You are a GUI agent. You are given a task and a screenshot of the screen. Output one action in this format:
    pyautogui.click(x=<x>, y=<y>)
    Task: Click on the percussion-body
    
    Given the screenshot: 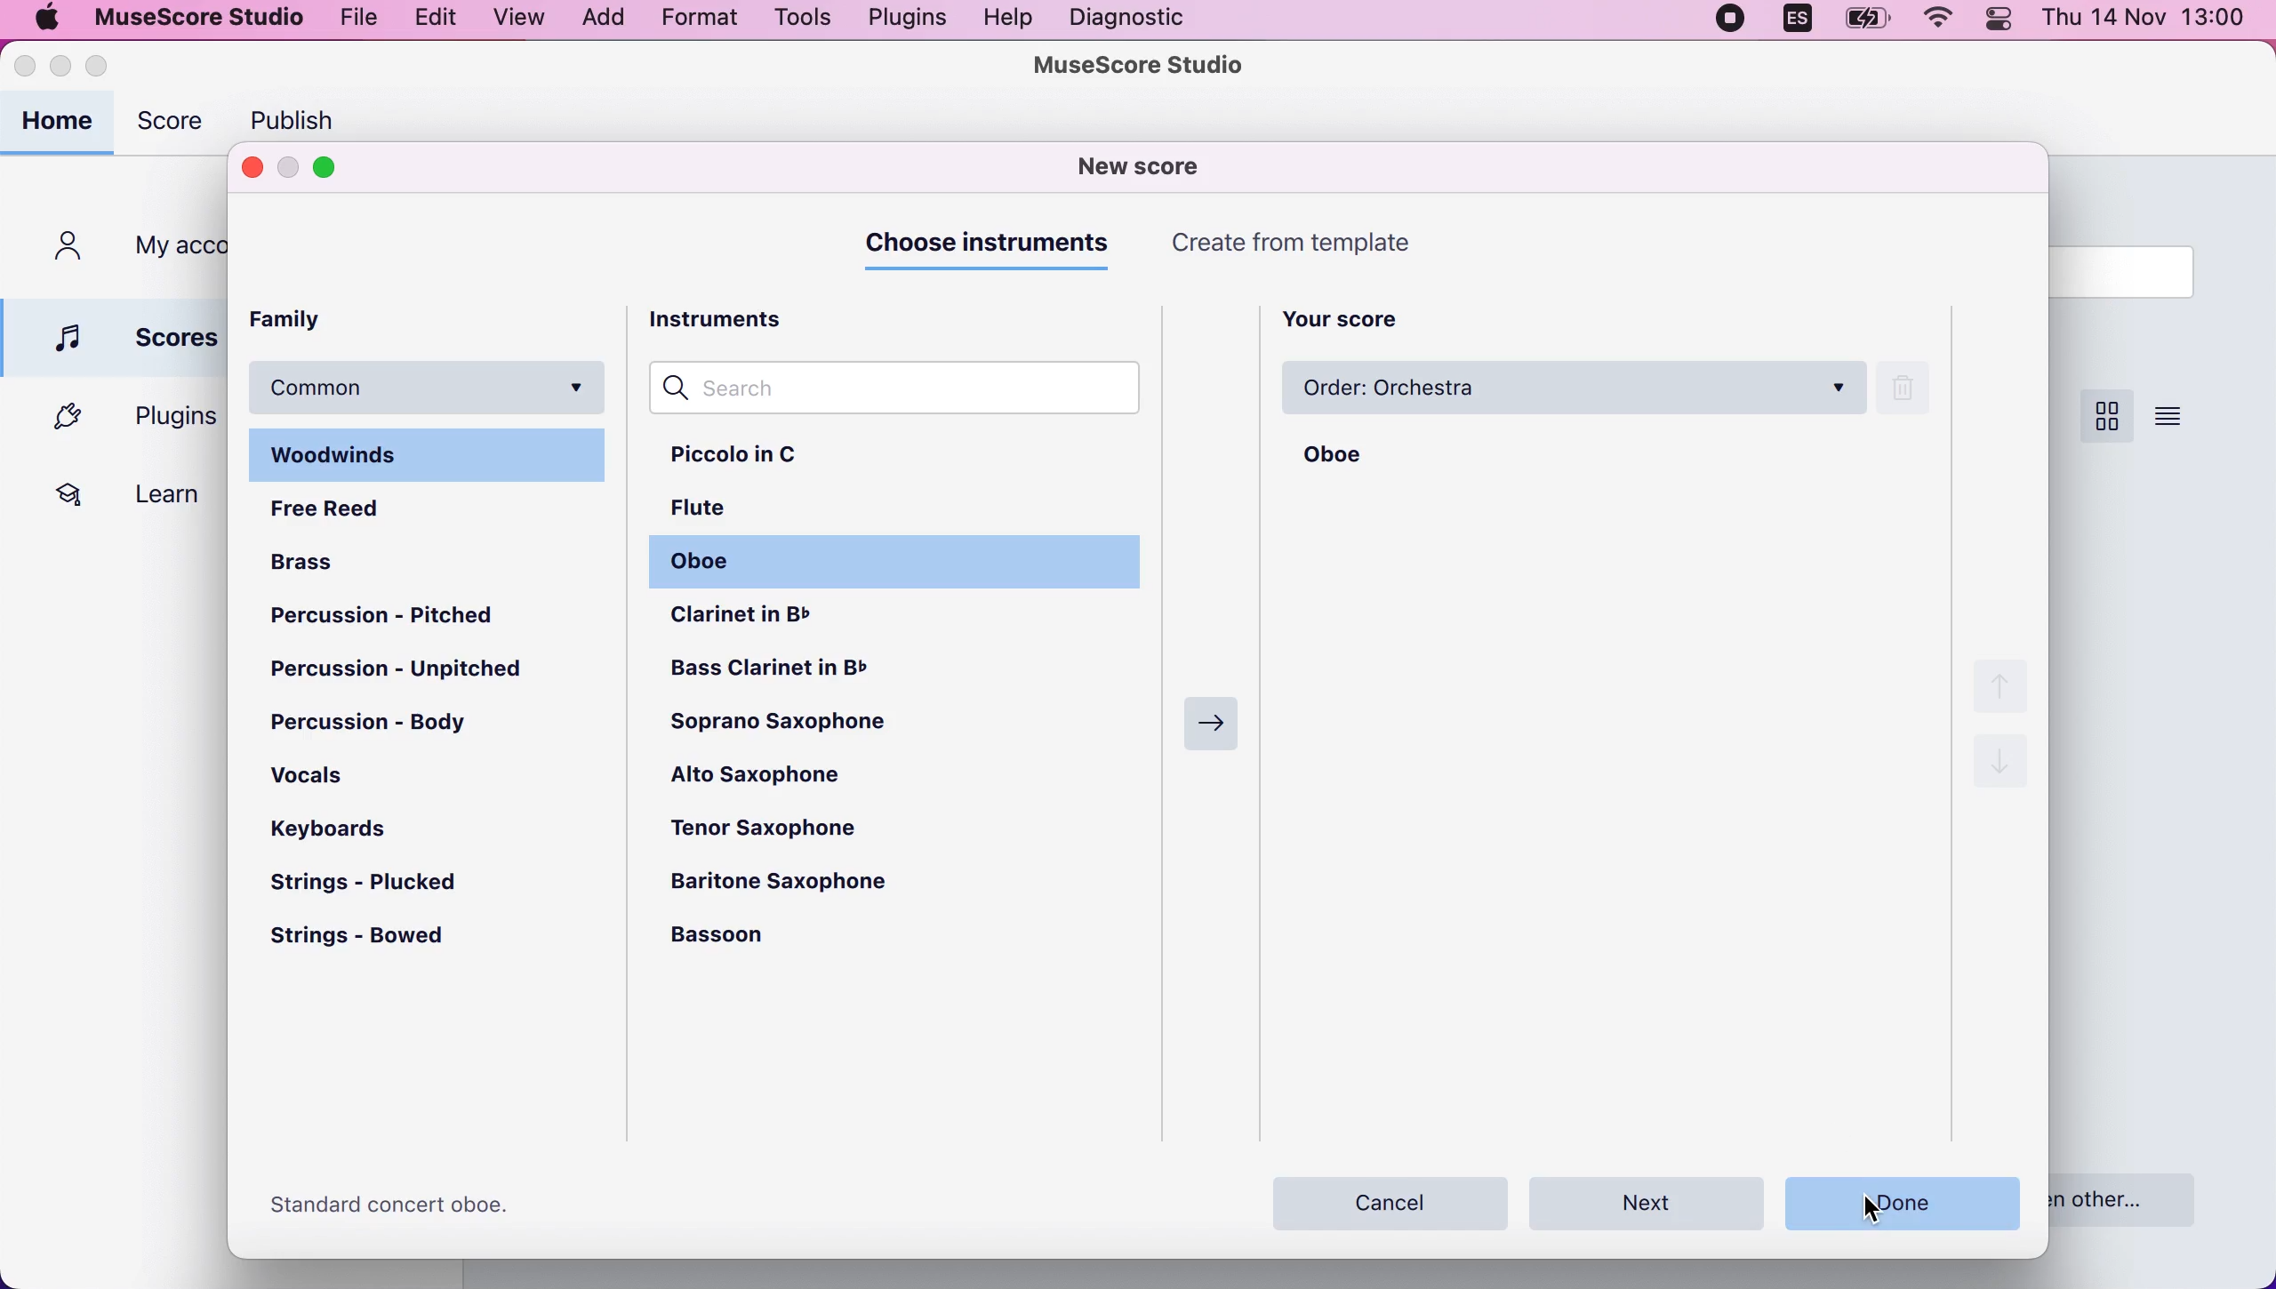 What is the action you would take?
    pyautogui.click(x=398, y=725)
    